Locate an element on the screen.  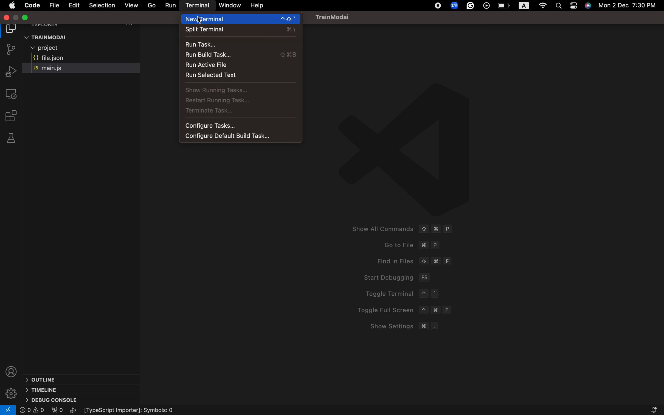
Show All Commands © # P
Goto File ¥# P
Find in Files © 3% F
Start Debugging F56
Toggle Terminal ~ °
Toggle Full Screen ~ # F
Show Settings # , is located at coordinates (399, 228).